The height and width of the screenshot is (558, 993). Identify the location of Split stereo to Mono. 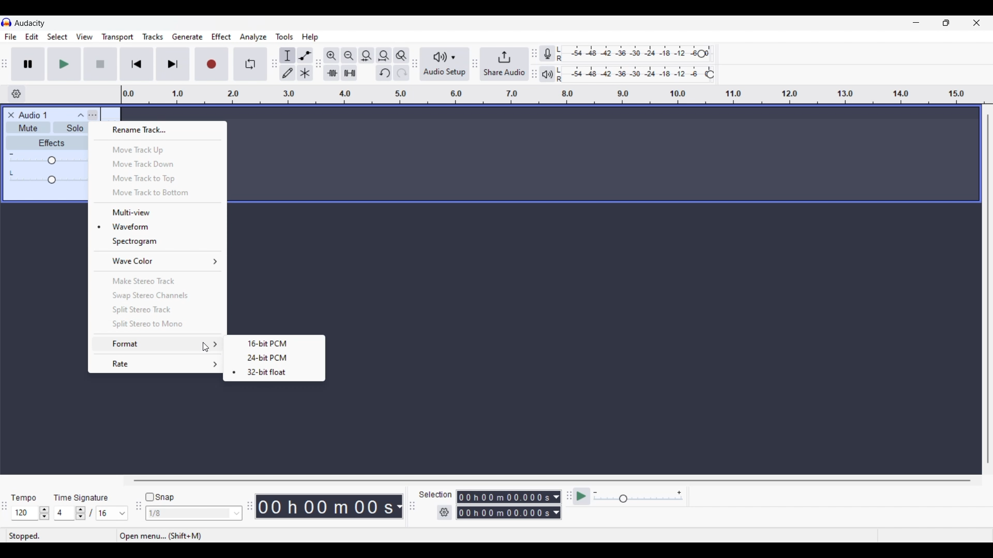
(157, 324).